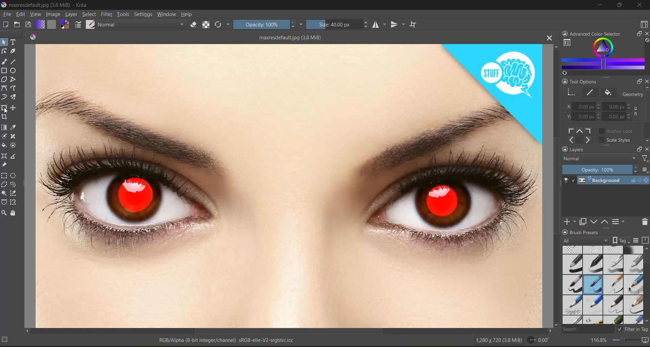 The width and height of the screenshot is (650, 347). What do you see at coordinates (15, 87) in the screenshot?
I see `tool` at bounding box center [15, 87].